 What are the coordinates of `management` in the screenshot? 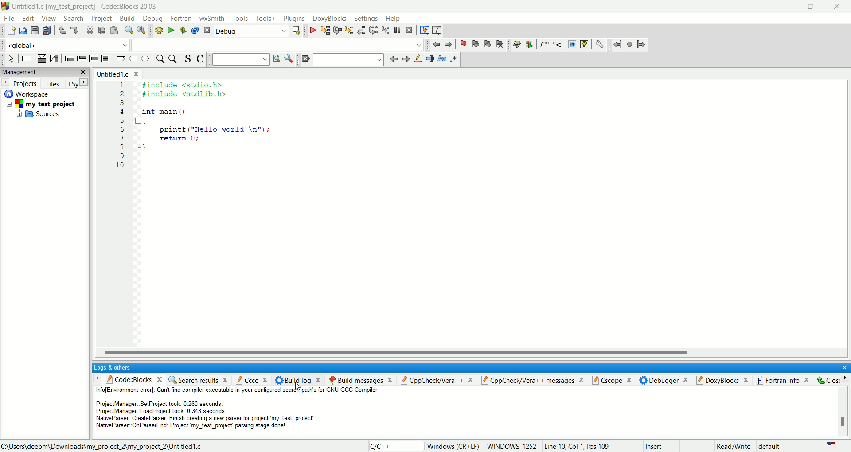 It's located at (43, 72).